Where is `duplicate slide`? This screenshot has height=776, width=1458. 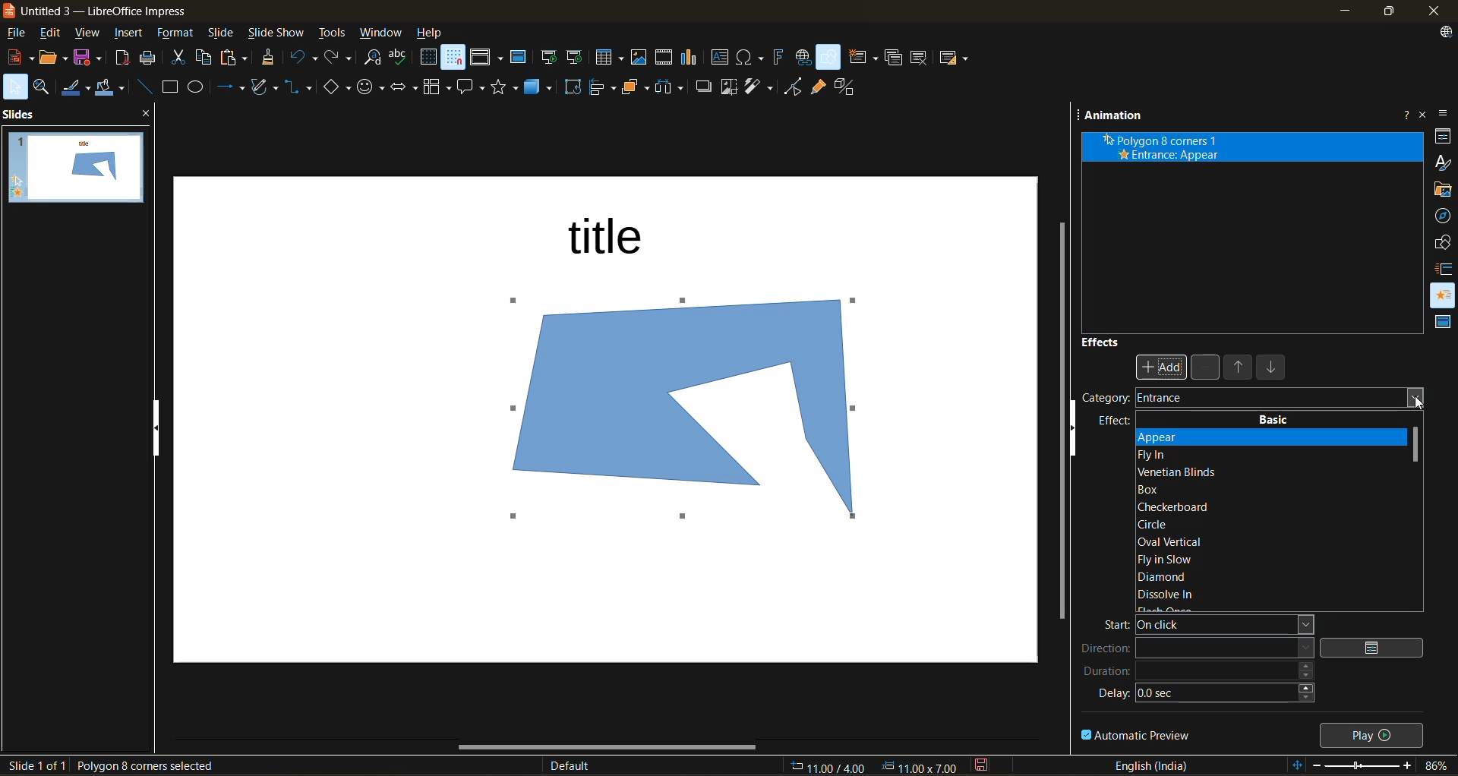 duplicate slide is located at coordinates (894, 58).